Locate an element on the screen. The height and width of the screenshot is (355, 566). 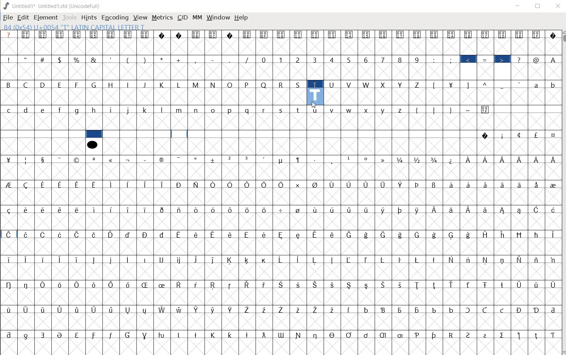
Symbol is located at coordinates (43, 284).